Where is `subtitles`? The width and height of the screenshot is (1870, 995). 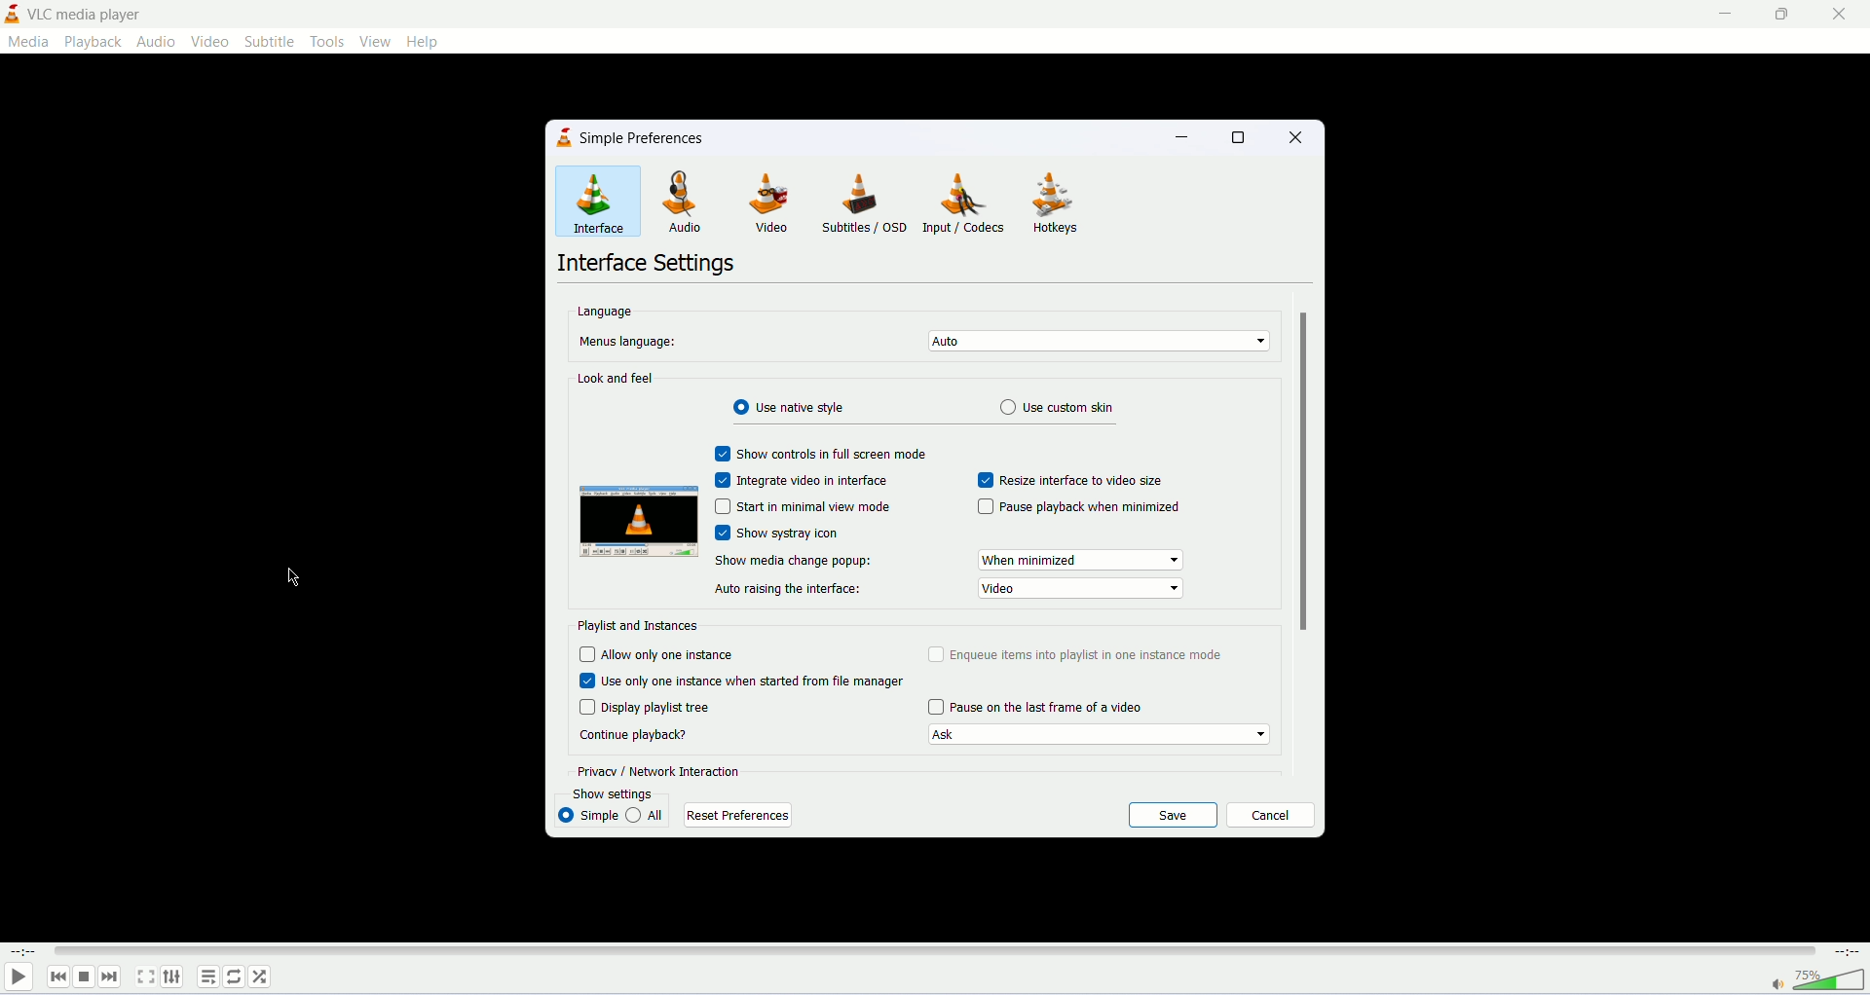
subtitles is located at coordinates (859, 203).